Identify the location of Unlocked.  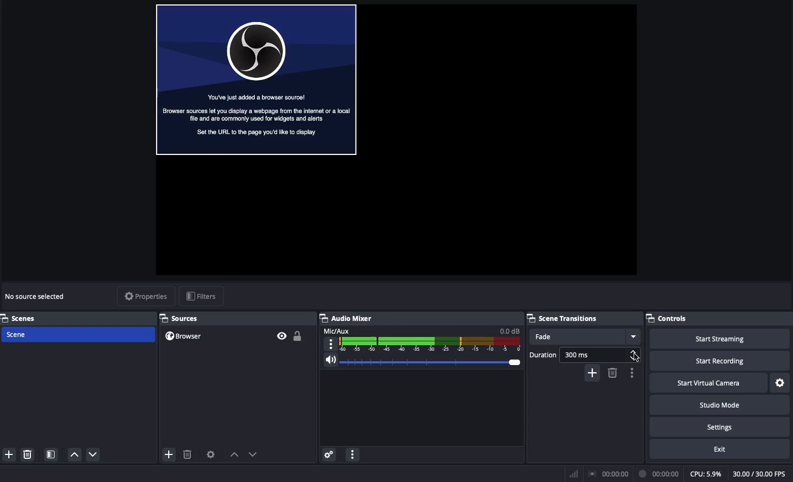
(298, 336).